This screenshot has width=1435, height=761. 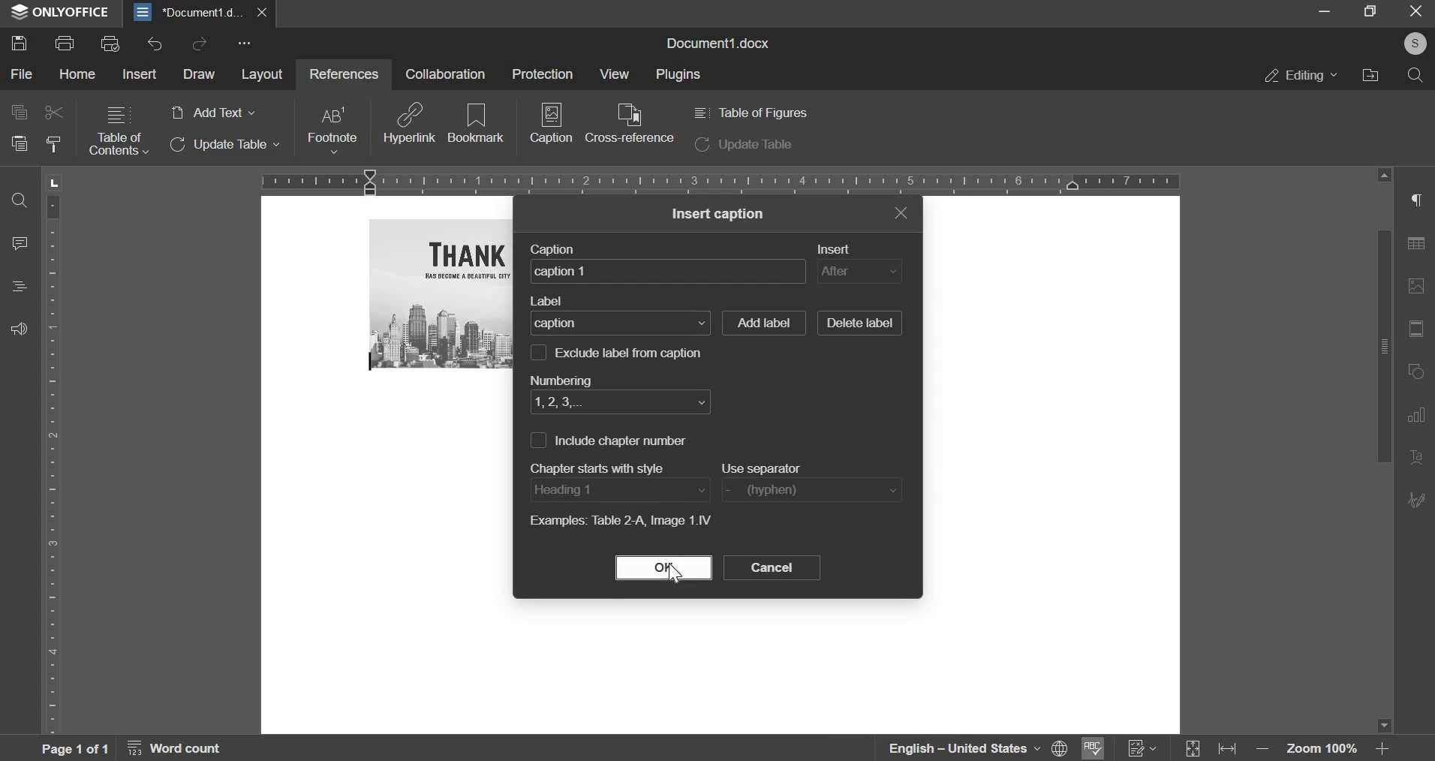 I want to click on table, so click(x=1421, y=247).